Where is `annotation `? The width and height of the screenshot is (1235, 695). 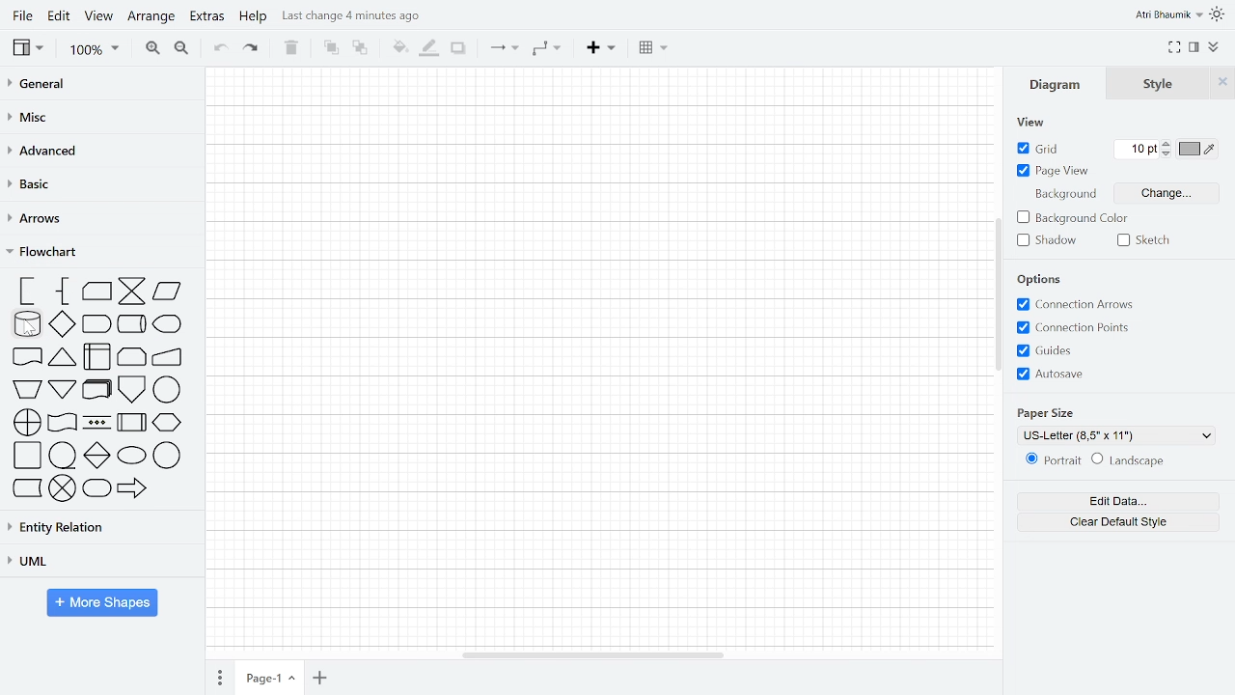
annotation  is located at coordinates (25, 292).